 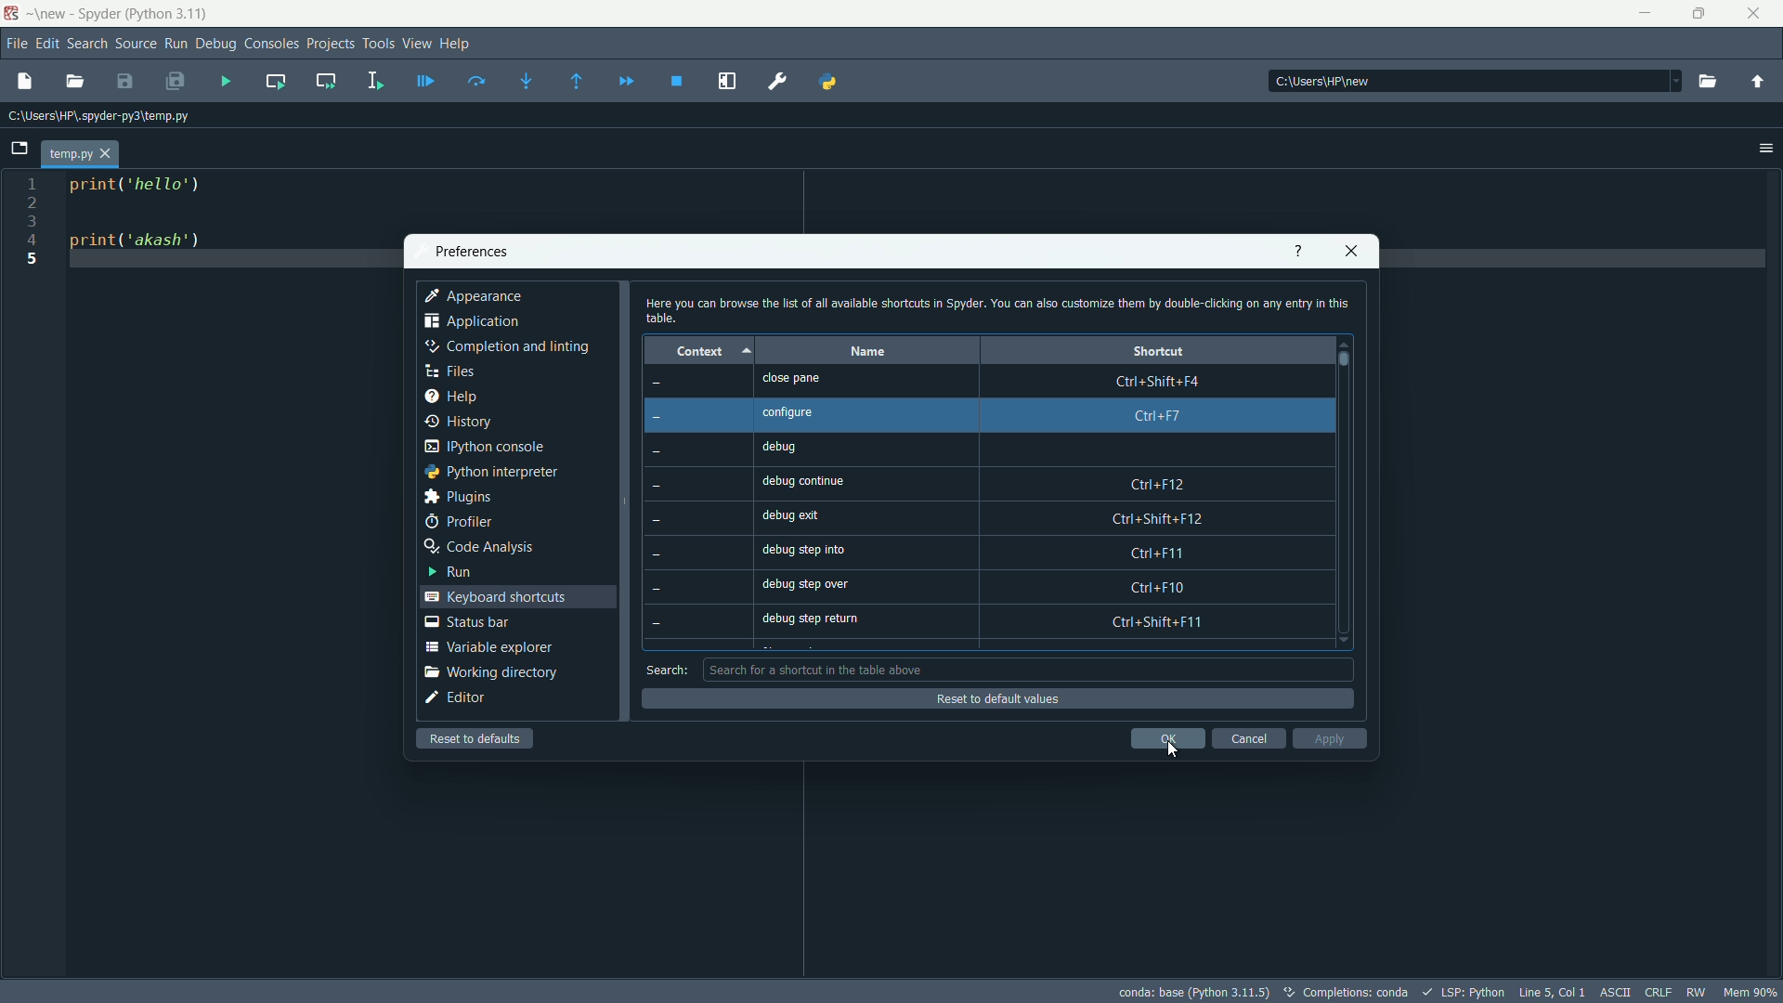 I want to click on run current line, so click(x=476, y=81).